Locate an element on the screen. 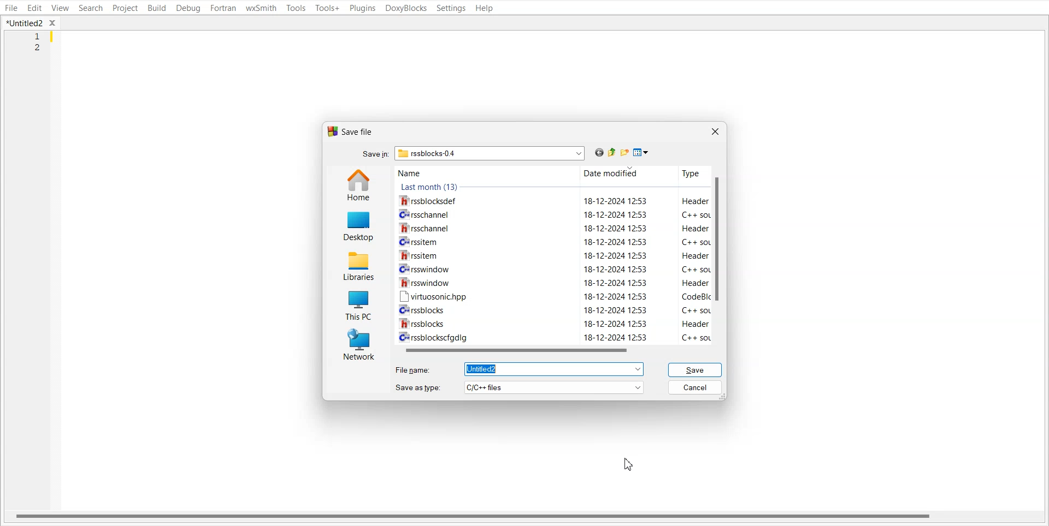  Tools is located at coordinates (296, 8).